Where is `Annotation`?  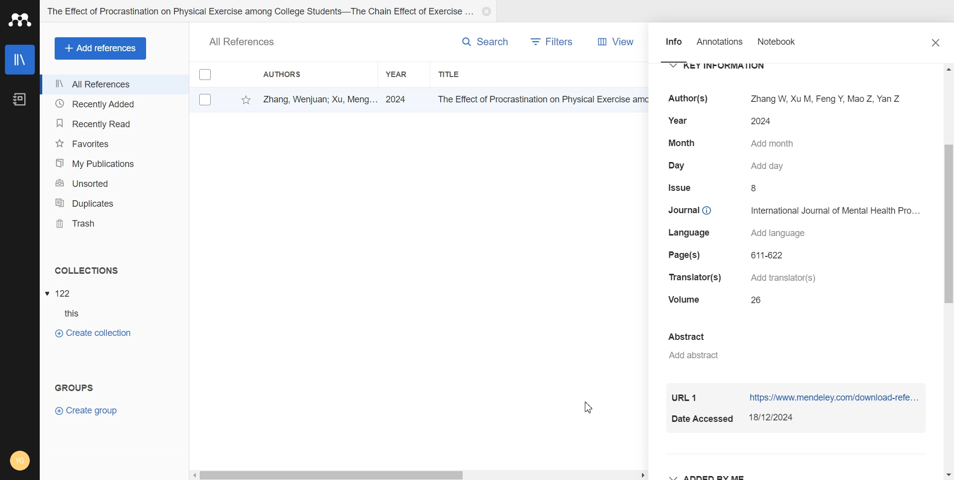 Annotation is located at coordinates (721, 45).